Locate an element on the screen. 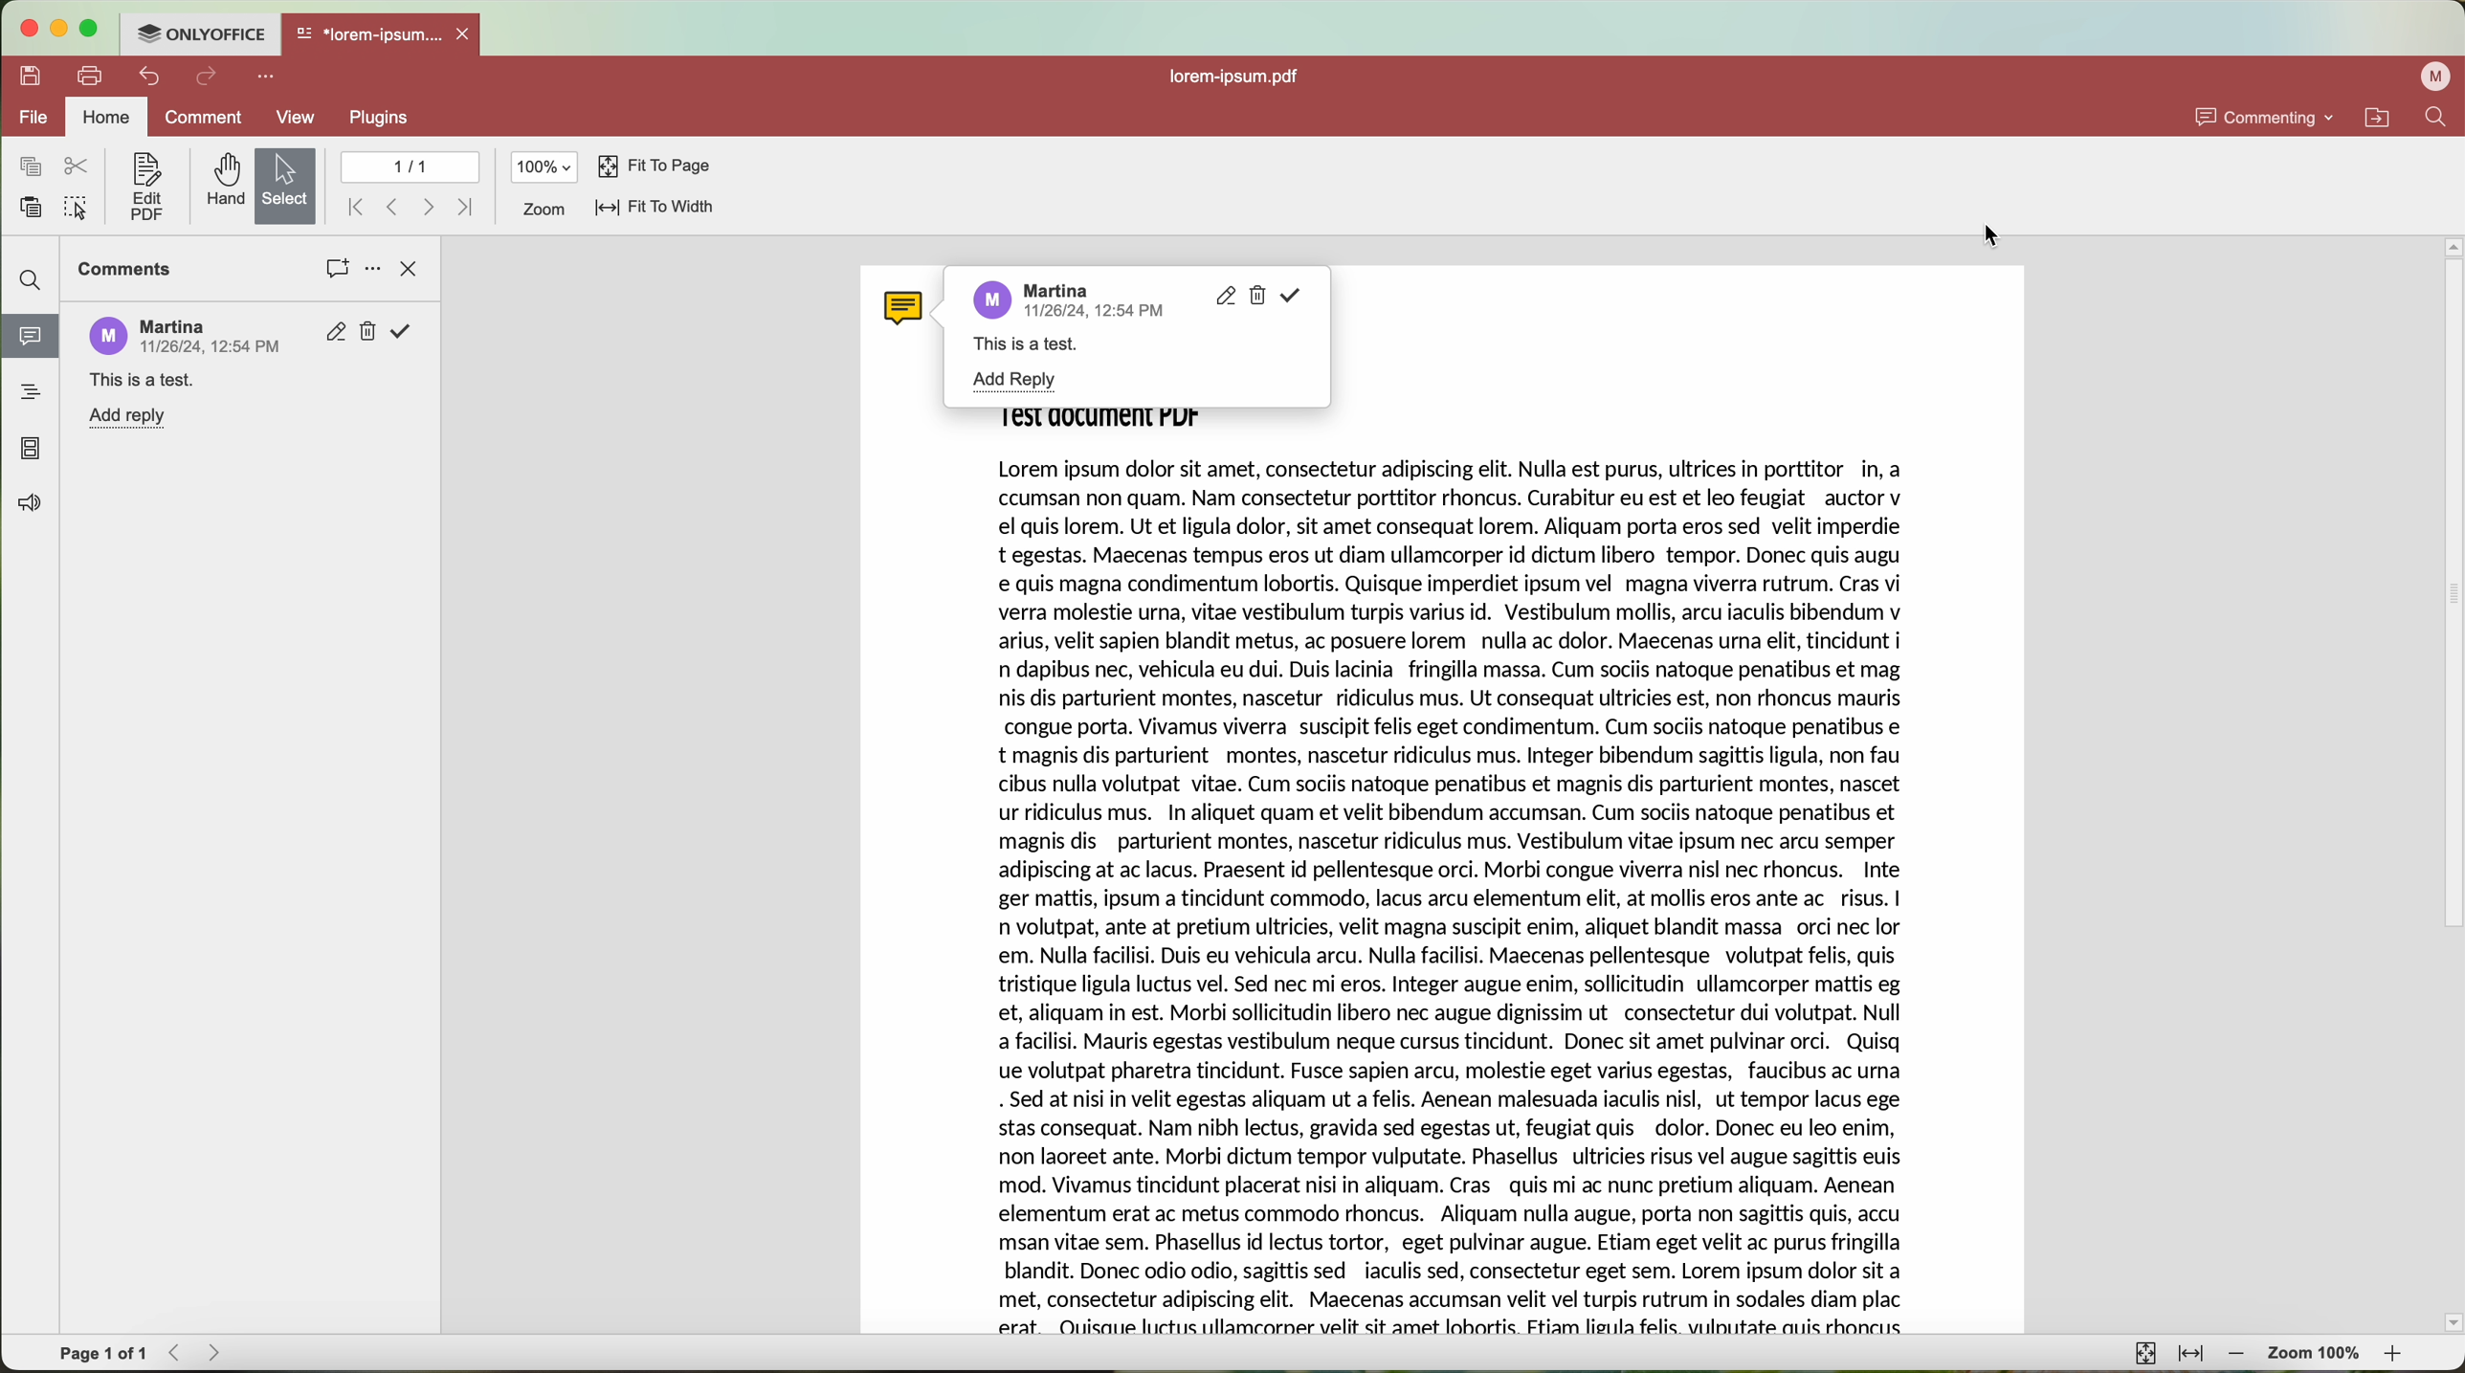 Image resolution: width=2465 pixels, height=1373 pixels. navigate arrows is located at coordinates (410, 207).